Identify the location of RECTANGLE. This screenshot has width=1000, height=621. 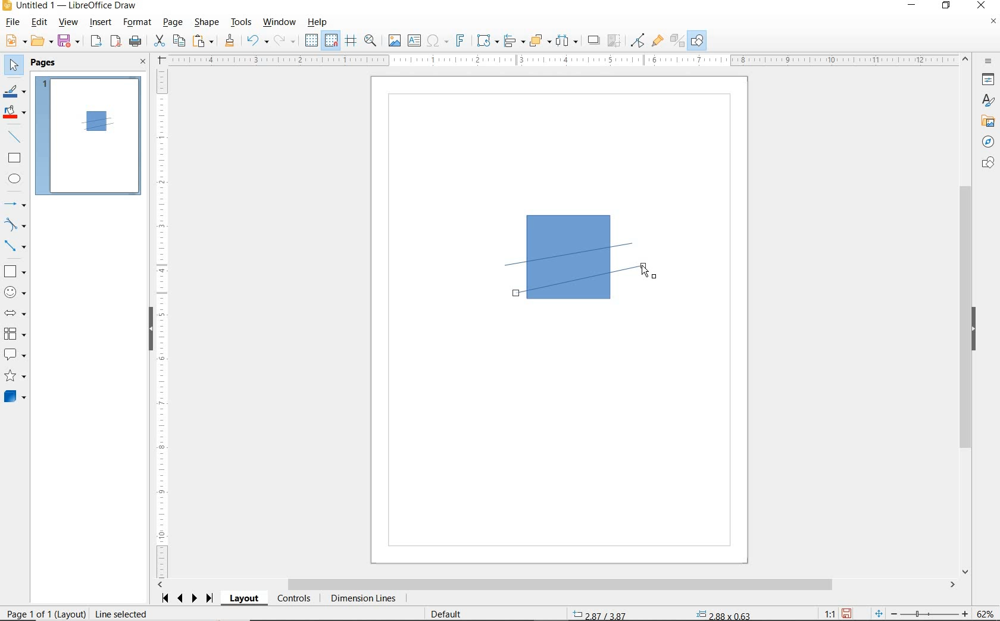
(15, 158).